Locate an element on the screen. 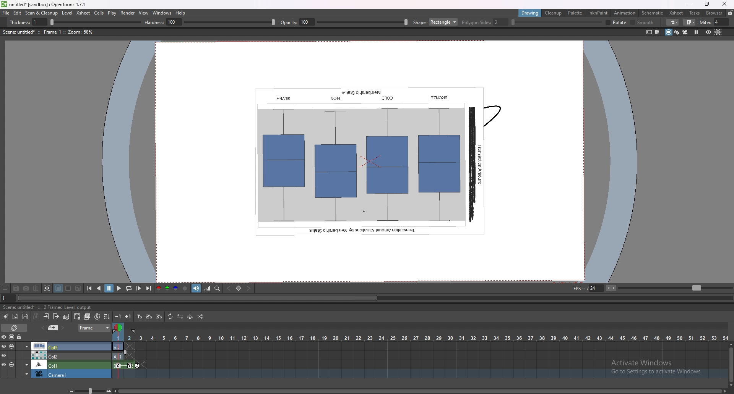 Image resolution: width=734 pixels, height=394 pixels. duplicate drawing is located at coordinates (88, 316).